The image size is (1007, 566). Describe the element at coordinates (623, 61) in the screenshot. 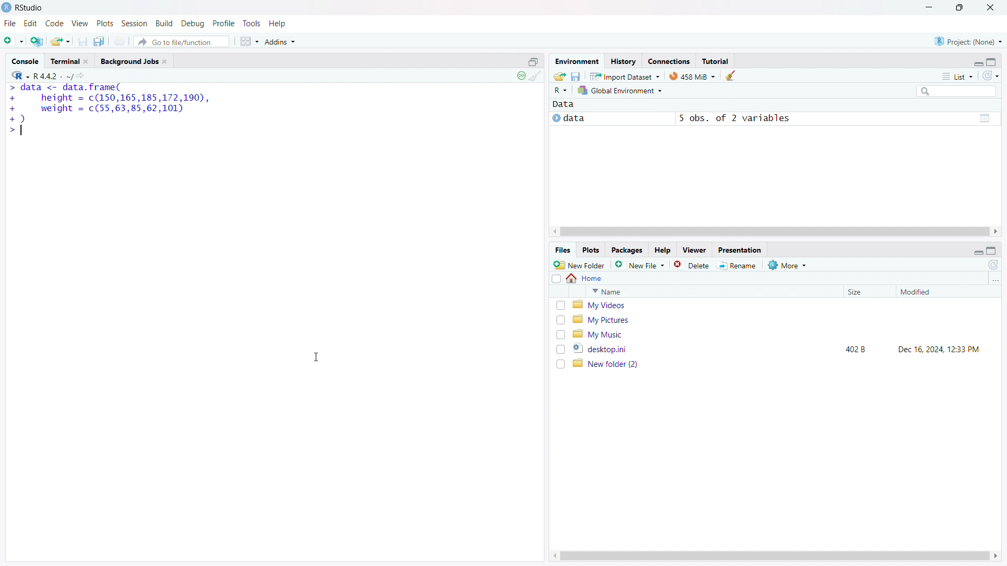

I see `history` at that location.